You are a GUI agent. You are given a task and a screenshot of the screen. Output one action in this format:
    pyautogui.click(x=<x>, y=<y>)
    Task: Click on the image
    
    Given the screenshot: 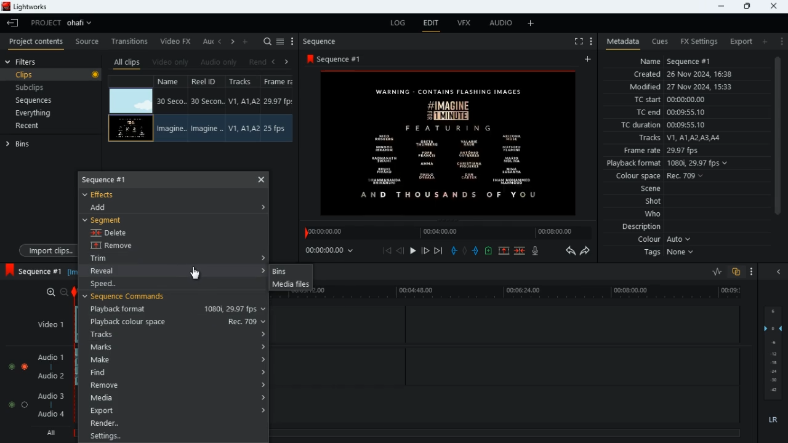 What is the action you would take?
    pyautogui.click(x=451, y=143)
    